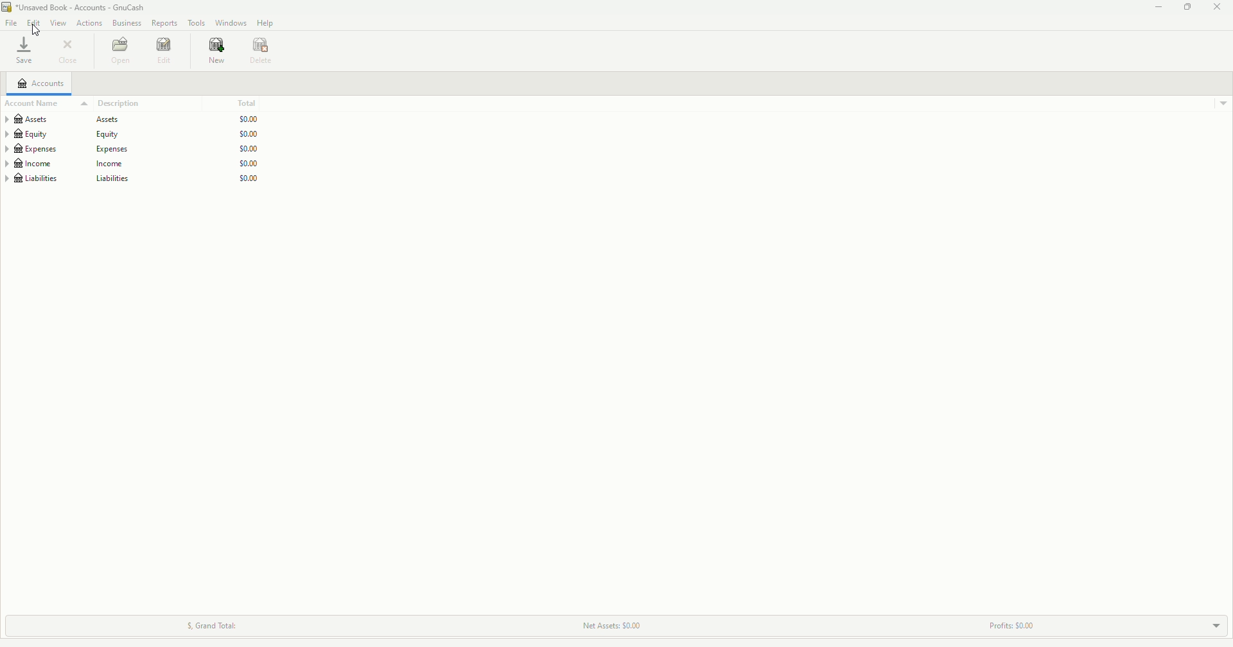  I want to click on Help, so click(267, 23).